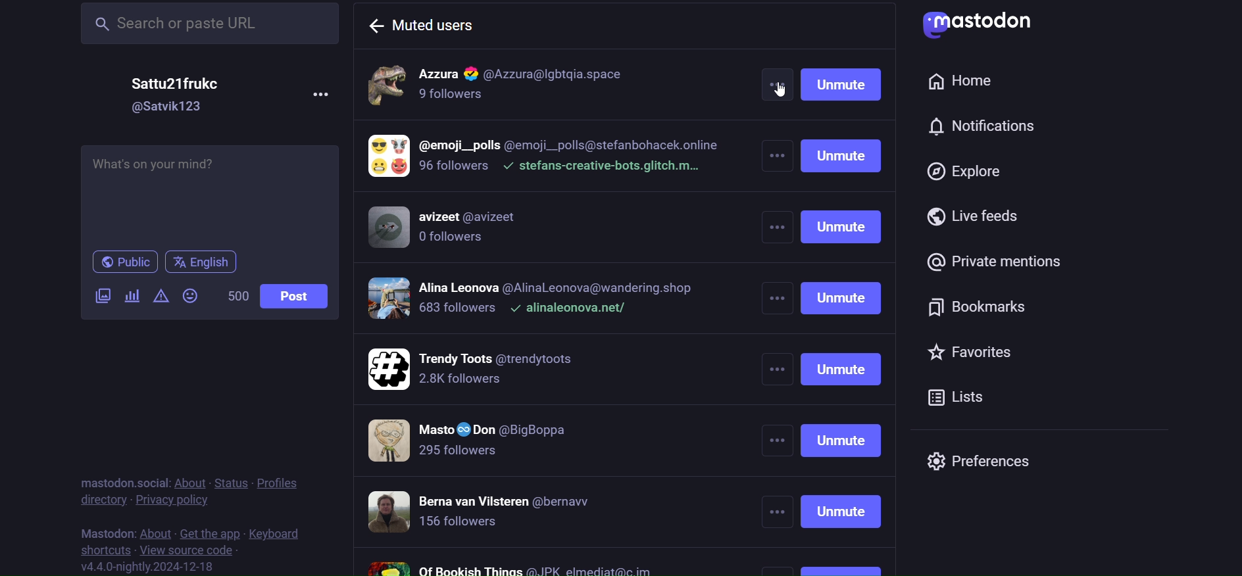 The height and width of the screenshot is (576, 1242). I want to click on word limit, so click(241, 294).